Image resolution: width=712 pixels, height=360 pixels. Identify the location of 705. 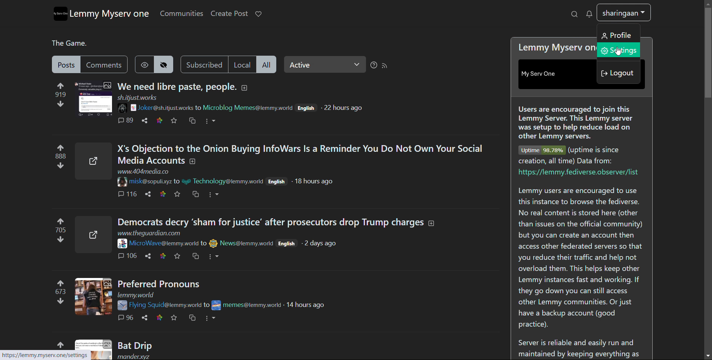
(61, 230).